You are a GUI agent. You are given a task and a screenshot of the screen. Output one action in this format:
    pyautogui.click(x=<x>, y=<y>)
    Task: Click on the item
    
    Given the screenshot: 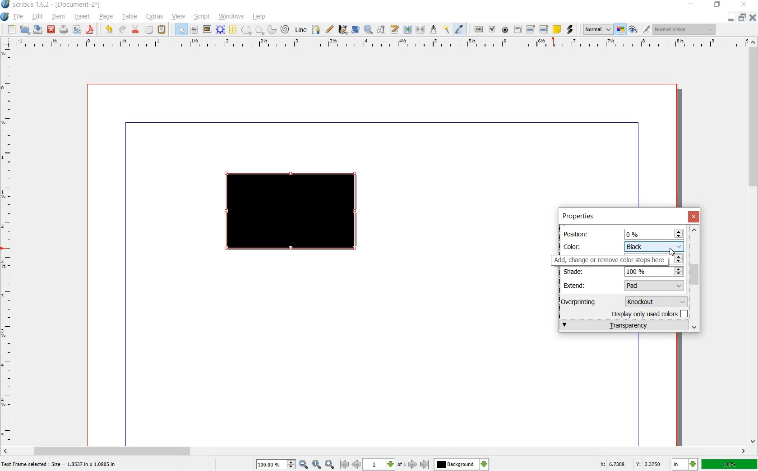 What is the action you would take?
    pyautogui.click(x=58, y=18)
    